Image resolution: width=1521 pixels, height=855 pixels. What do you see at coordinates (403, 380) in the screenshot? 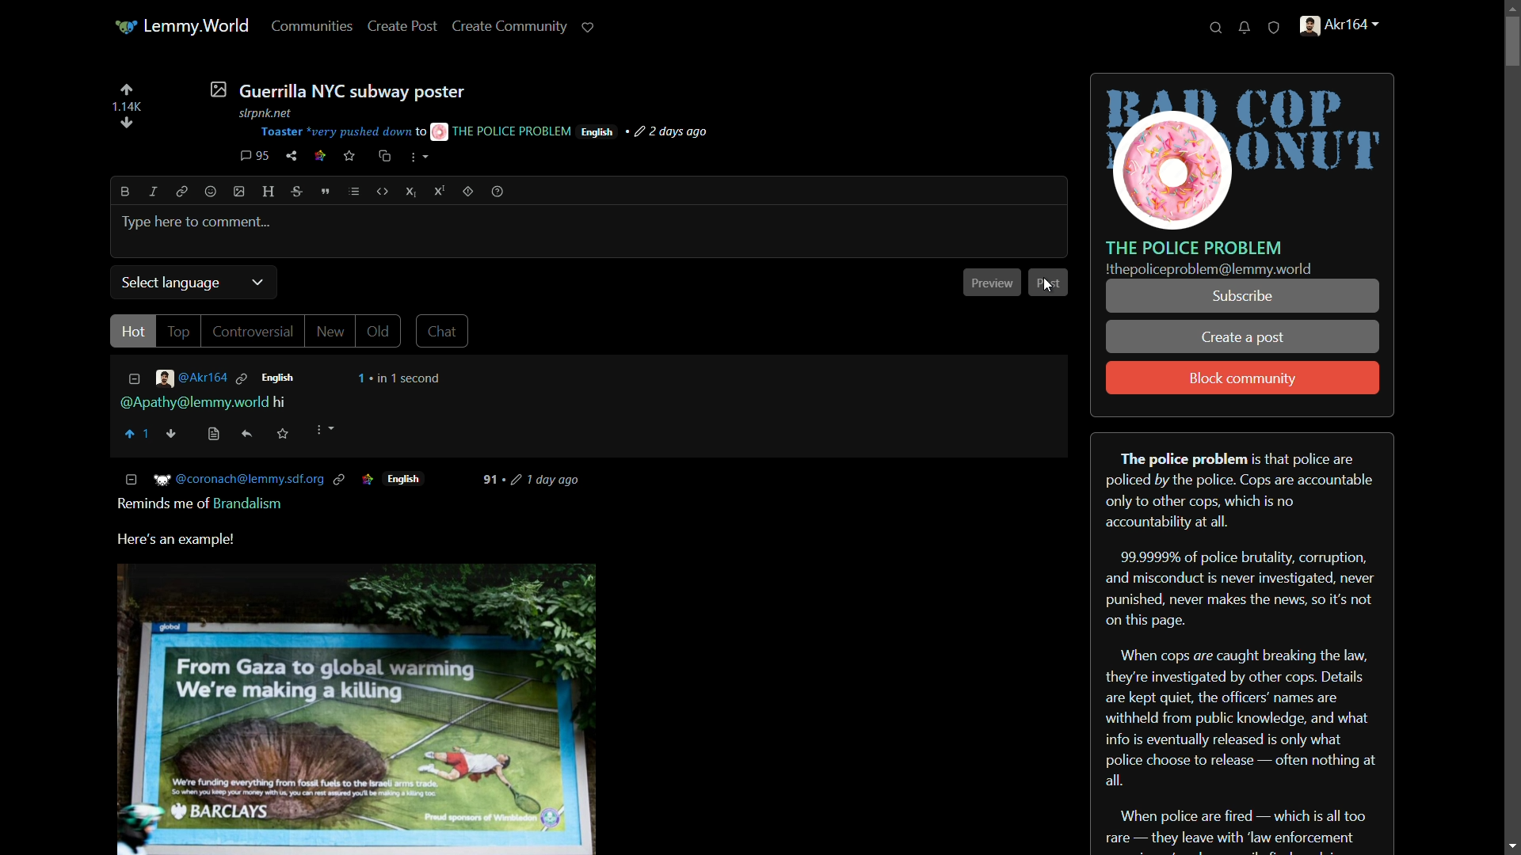
I see `time` at bounding box center [403, 380].